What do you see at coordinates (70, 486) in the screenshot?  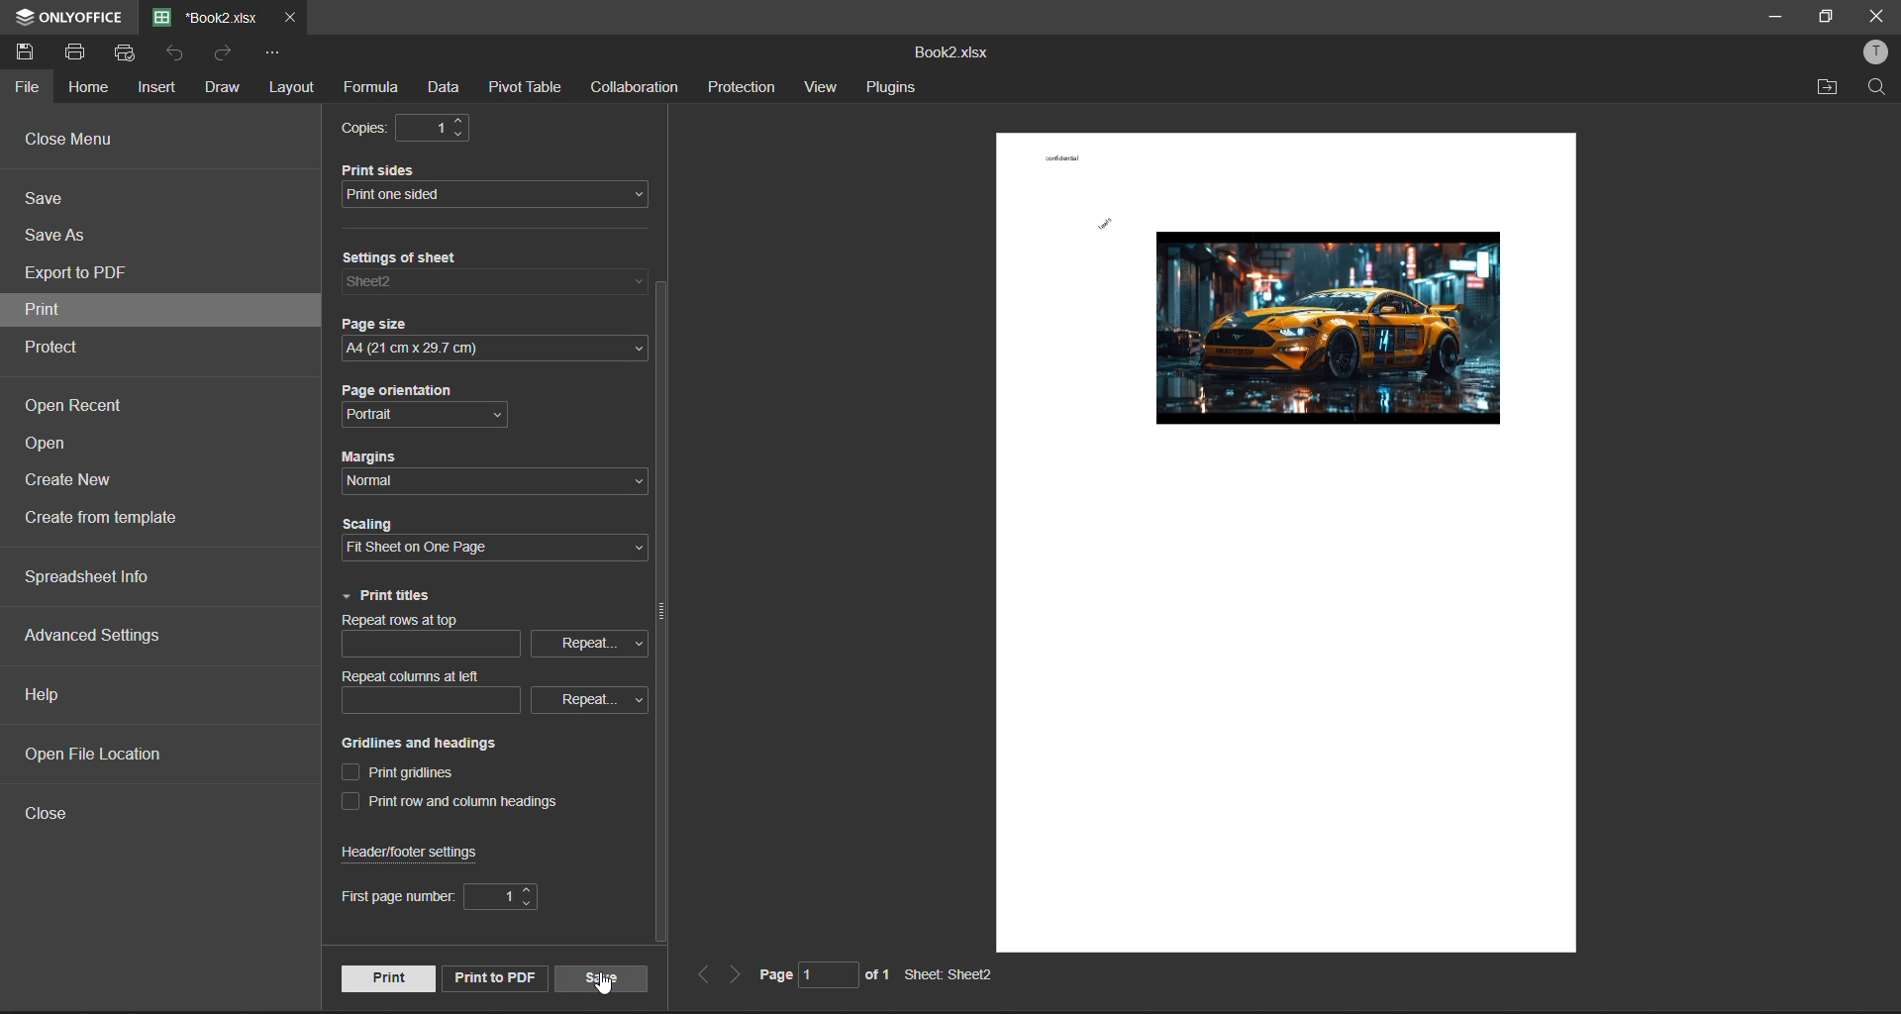 I see `create new` at bounding box center [70, 486].